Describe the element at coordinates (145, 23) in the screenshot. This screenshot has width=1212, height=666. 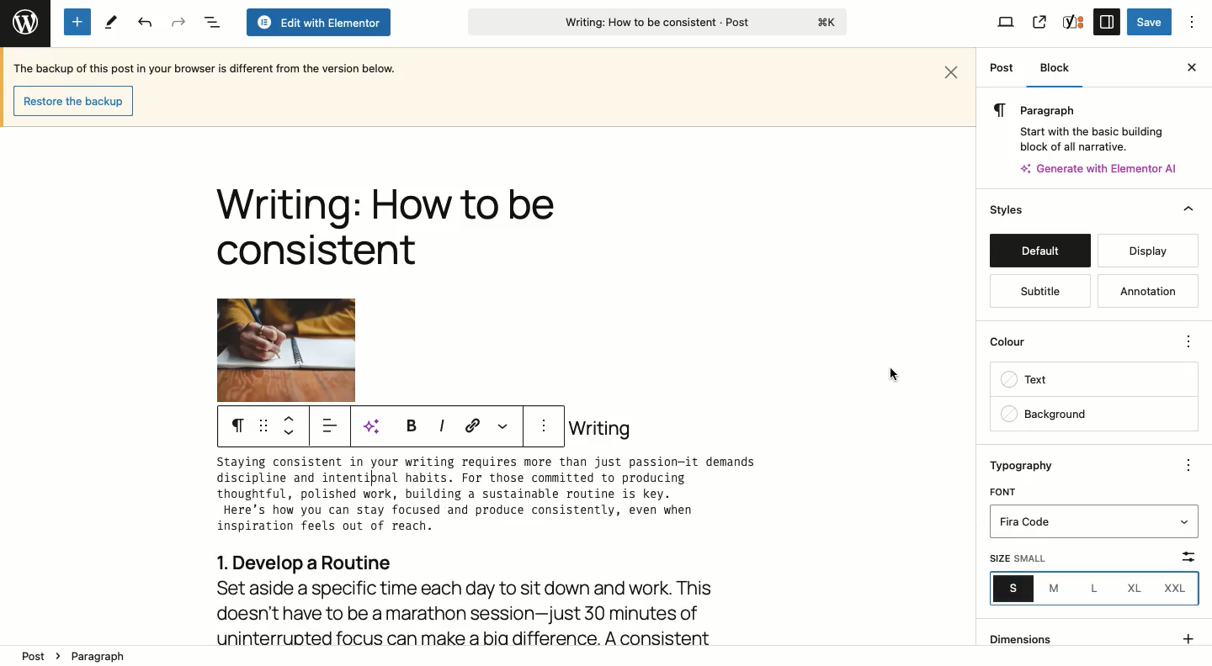
I see `Undo` at that location.